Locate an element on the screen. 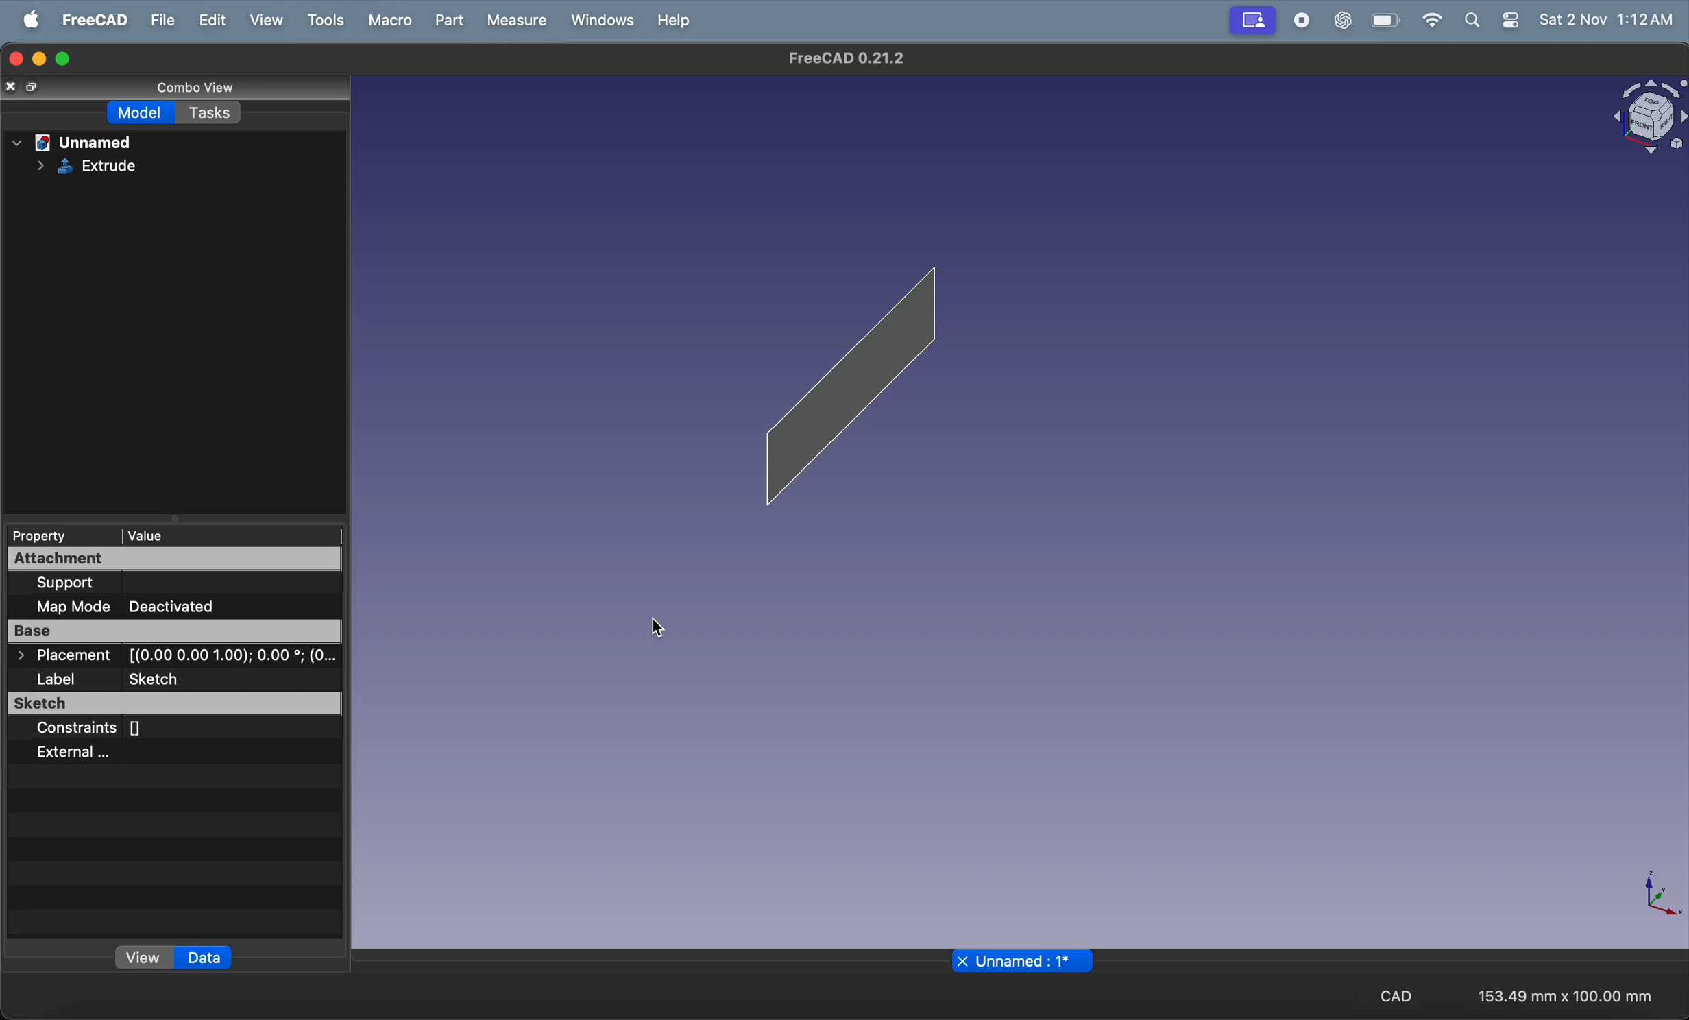 Image resolution: width=1689 pixels, height=1020 pixels. deactivated is located at coordinates (180, 606).